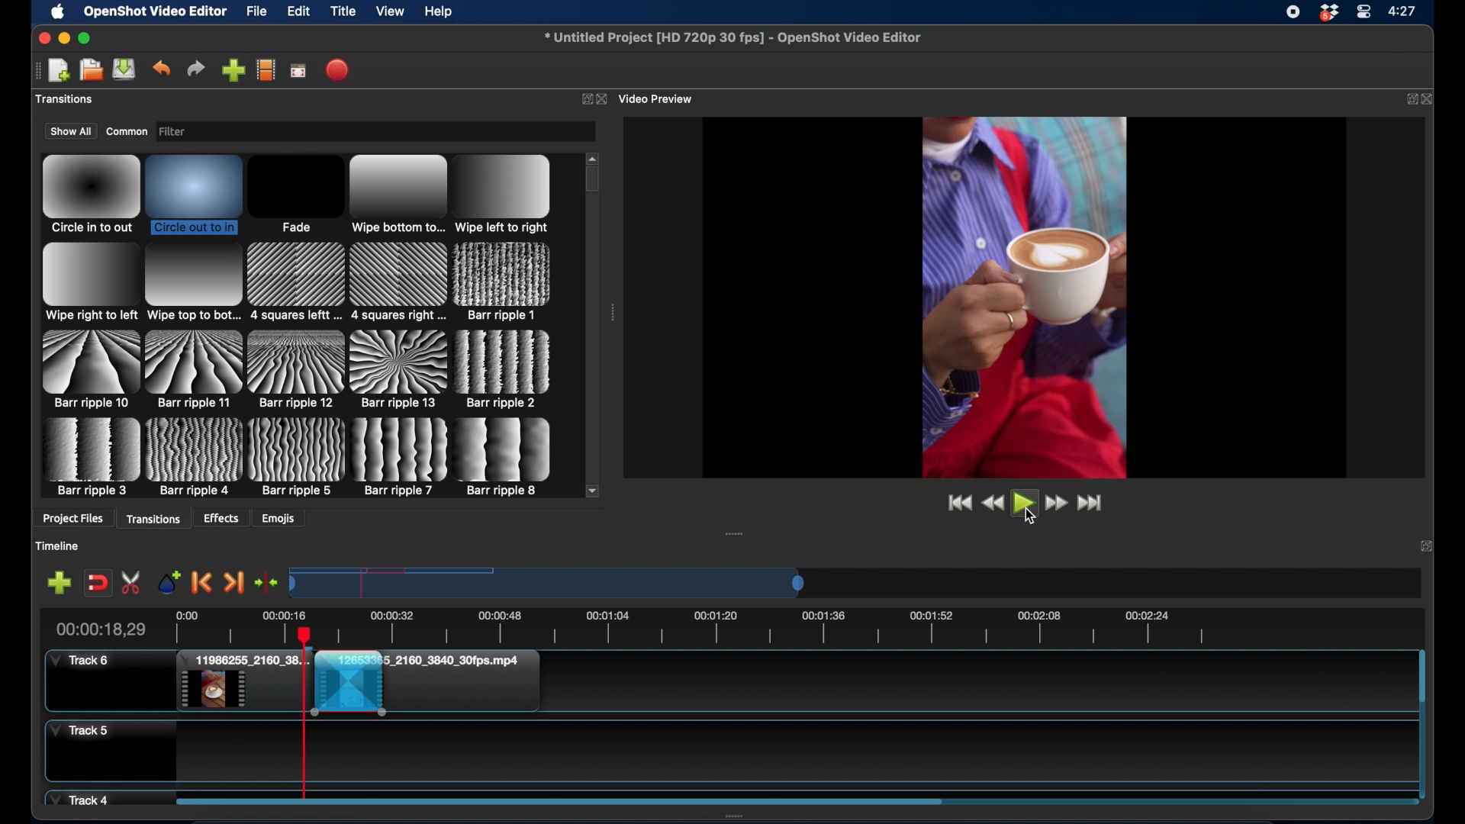 This screenshot has width=1465, height=824. Describe the element at coordinates (156, 12) in the screenshot. I see `openshot video editor` at that location.